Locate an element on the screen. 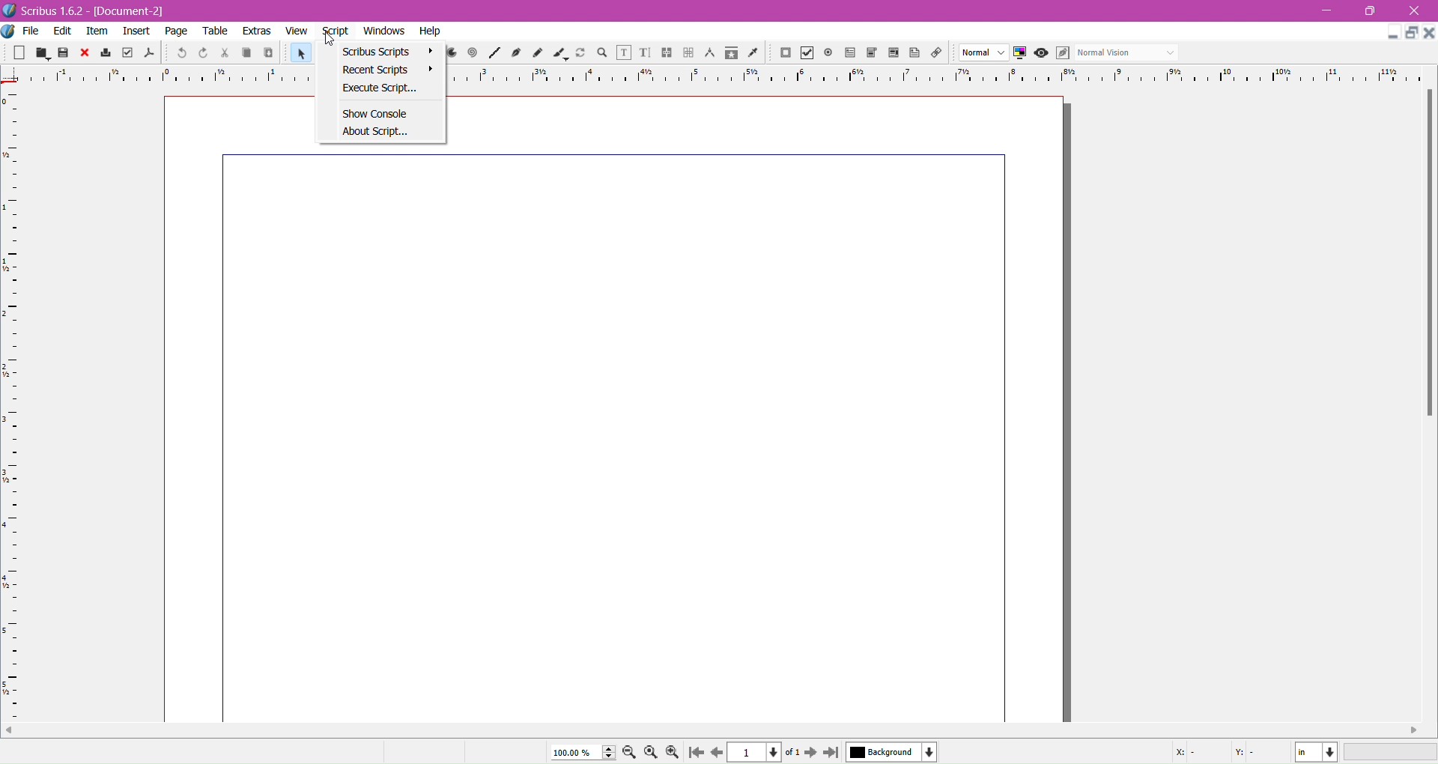 This screenshot has width=1438, height=764. Close is located at coordinates (1413, 11).